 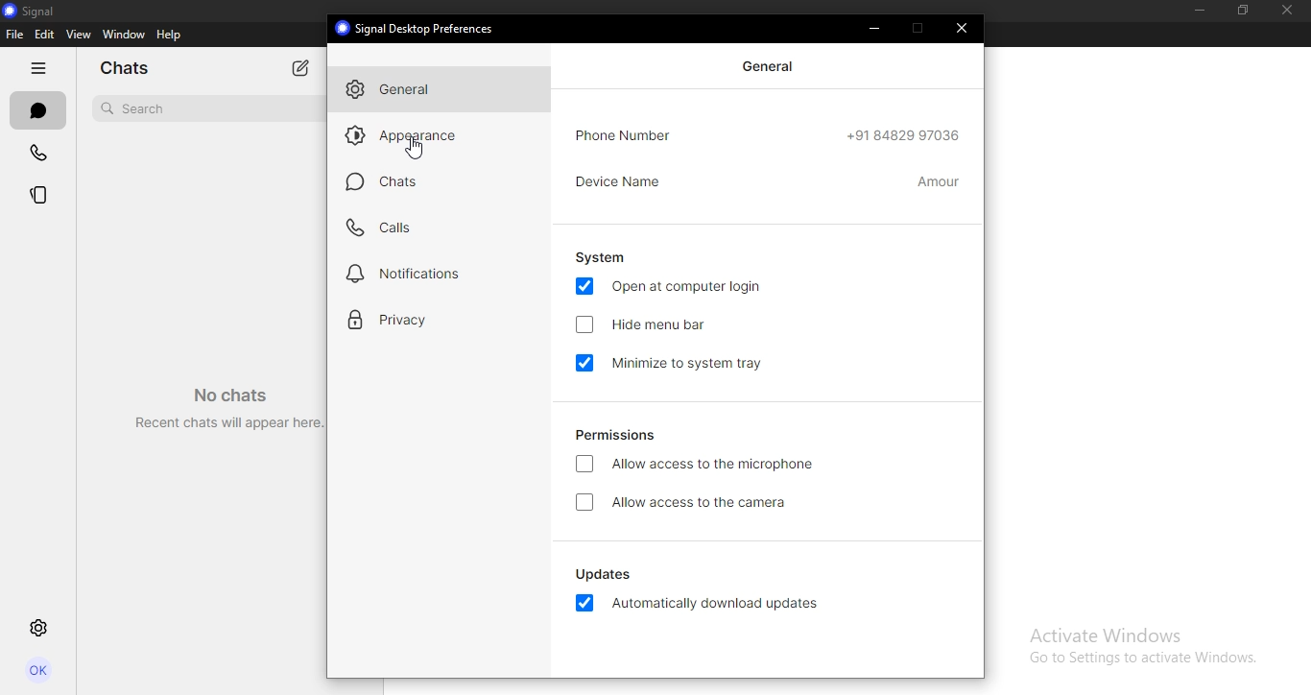 What do you see at coordinates (136, 107) in the screenshot?
I see `search` at bounding box center [136, 107].